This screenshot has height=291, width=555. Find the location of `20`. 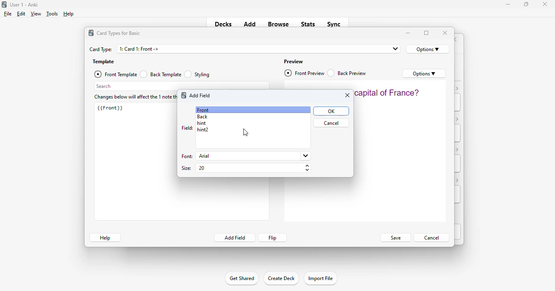

20 is located at coordinates (253, 167).